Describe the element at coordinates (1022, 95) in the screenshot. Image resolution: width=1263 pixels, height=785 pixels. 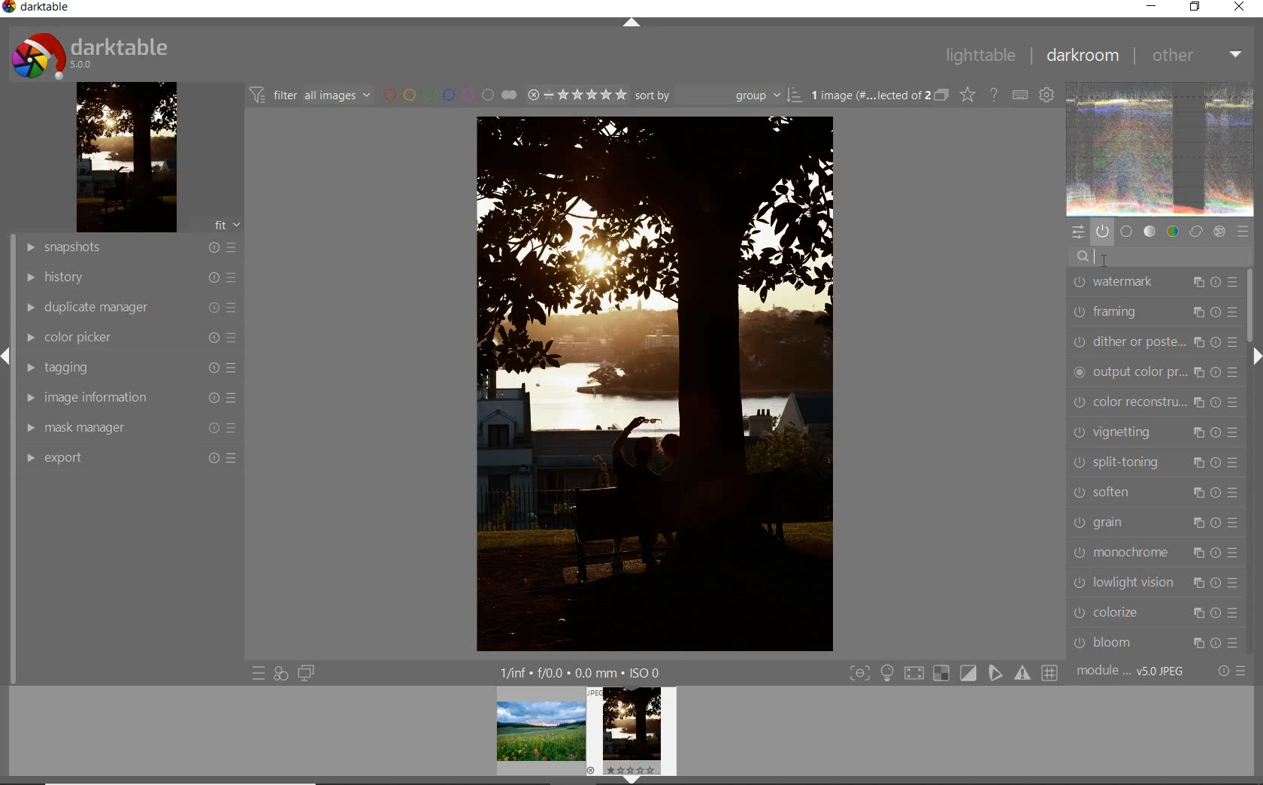
I see `define keyboard shortcuts` at that location.